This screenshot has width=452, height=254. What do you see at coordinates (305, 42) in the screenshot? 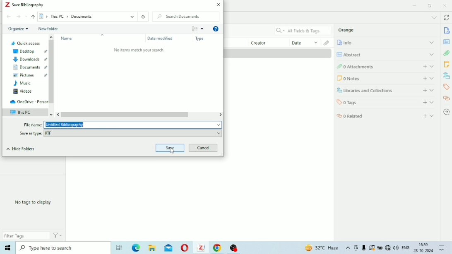
I see `Date` at bounding box center [305, 42].